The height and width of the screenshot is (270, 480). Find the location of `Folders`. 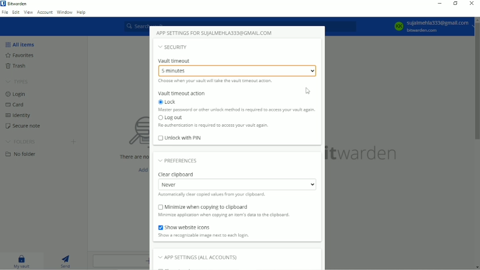

Folders is located at coordinates (21, 142).